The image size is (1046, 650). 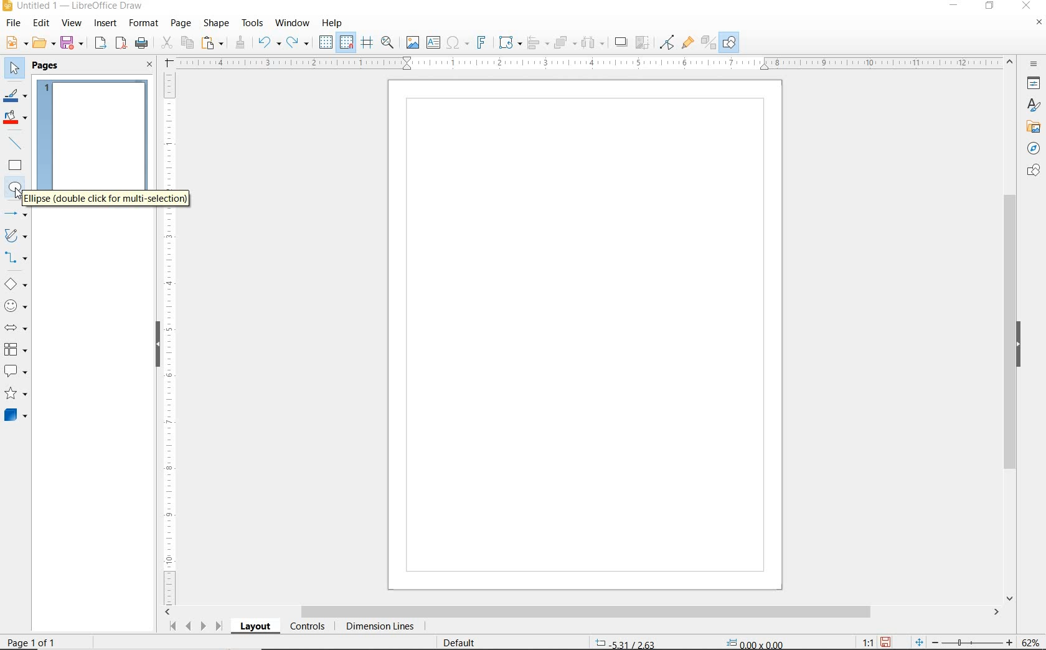 I want to click on FILL COLOR, so click(x=16, y=118).